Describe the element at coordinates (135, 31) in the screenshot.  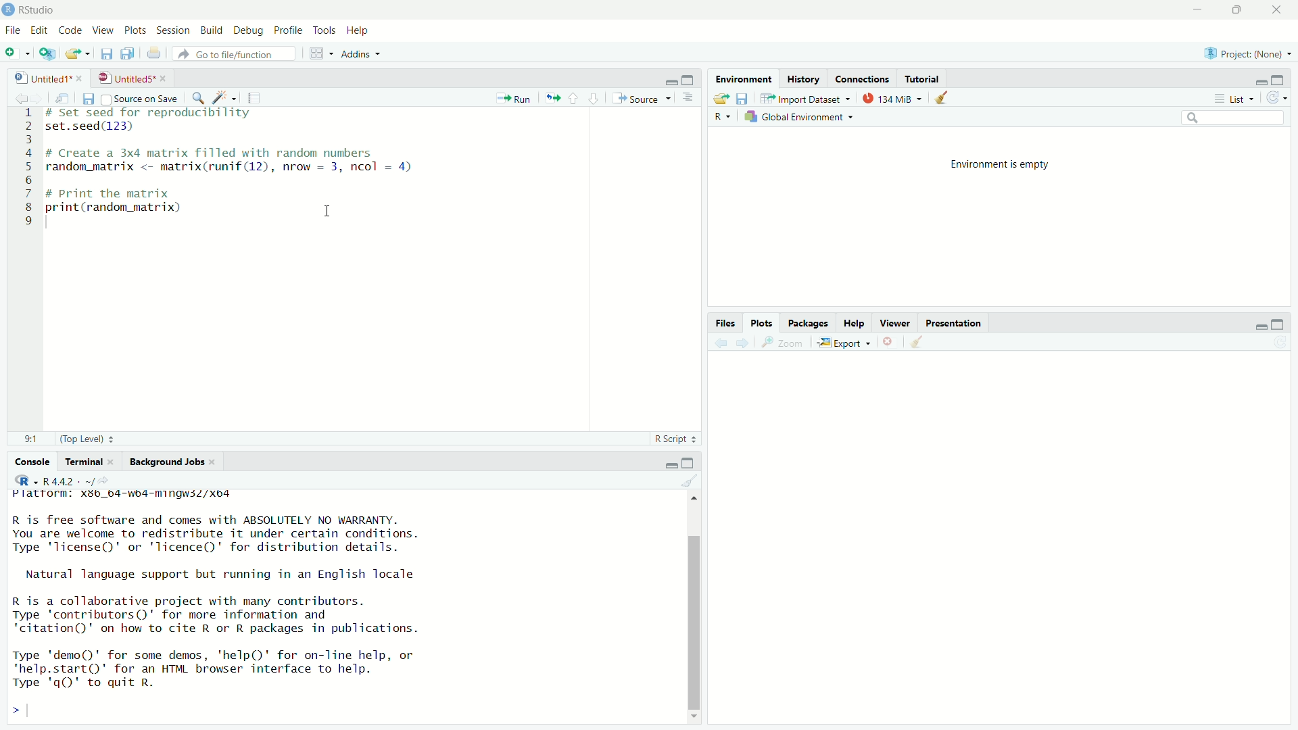
I see `Plots` at that location.